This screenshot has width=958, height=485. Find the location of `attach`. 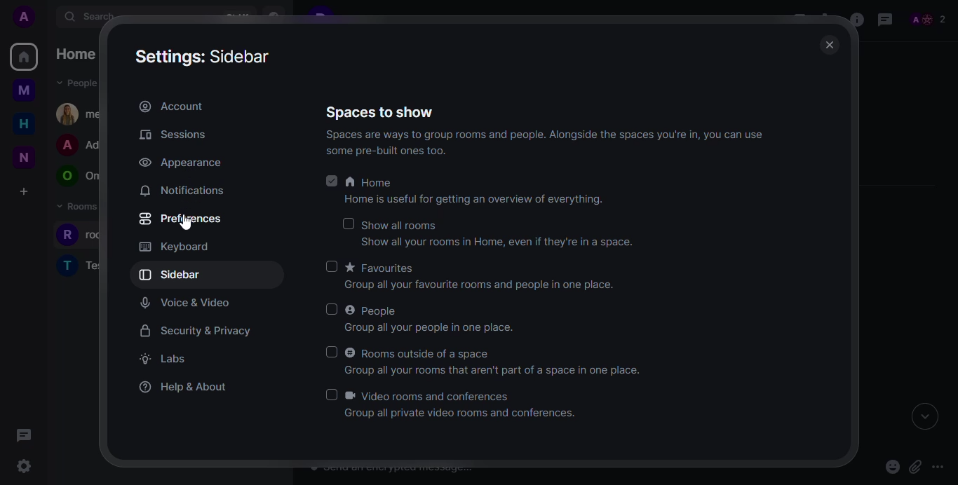

attach is located at coordinates (917, 467).